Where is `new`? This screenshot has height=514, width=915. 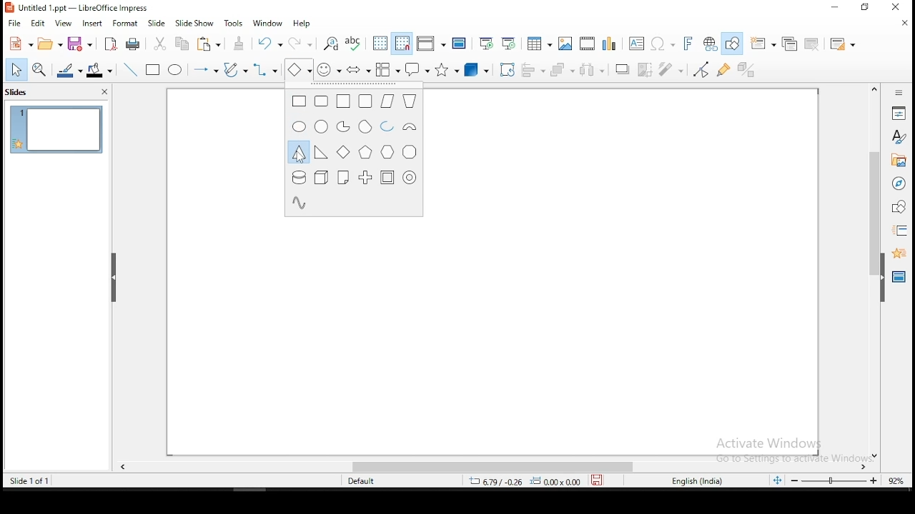 new is located at coordinates (20, 44).